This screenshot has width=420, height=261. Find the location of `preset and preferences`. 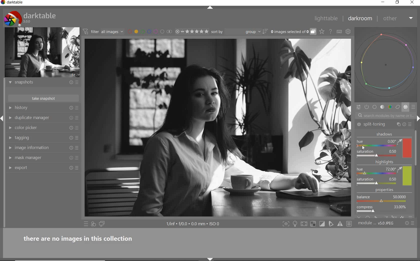

preset and preferences is located at coordinates (78, 168).